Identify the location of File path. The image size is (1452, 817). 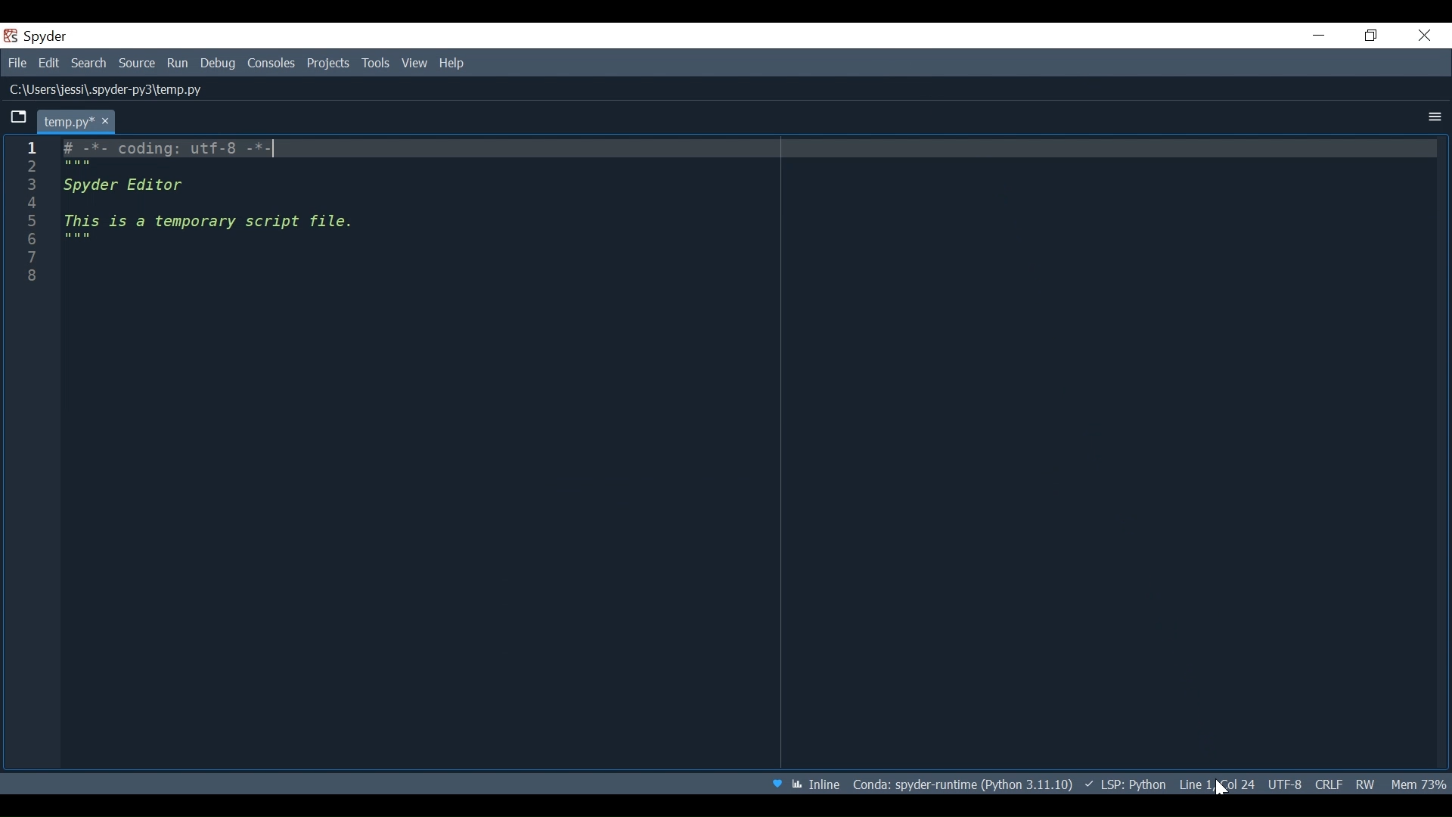
(960, 784).